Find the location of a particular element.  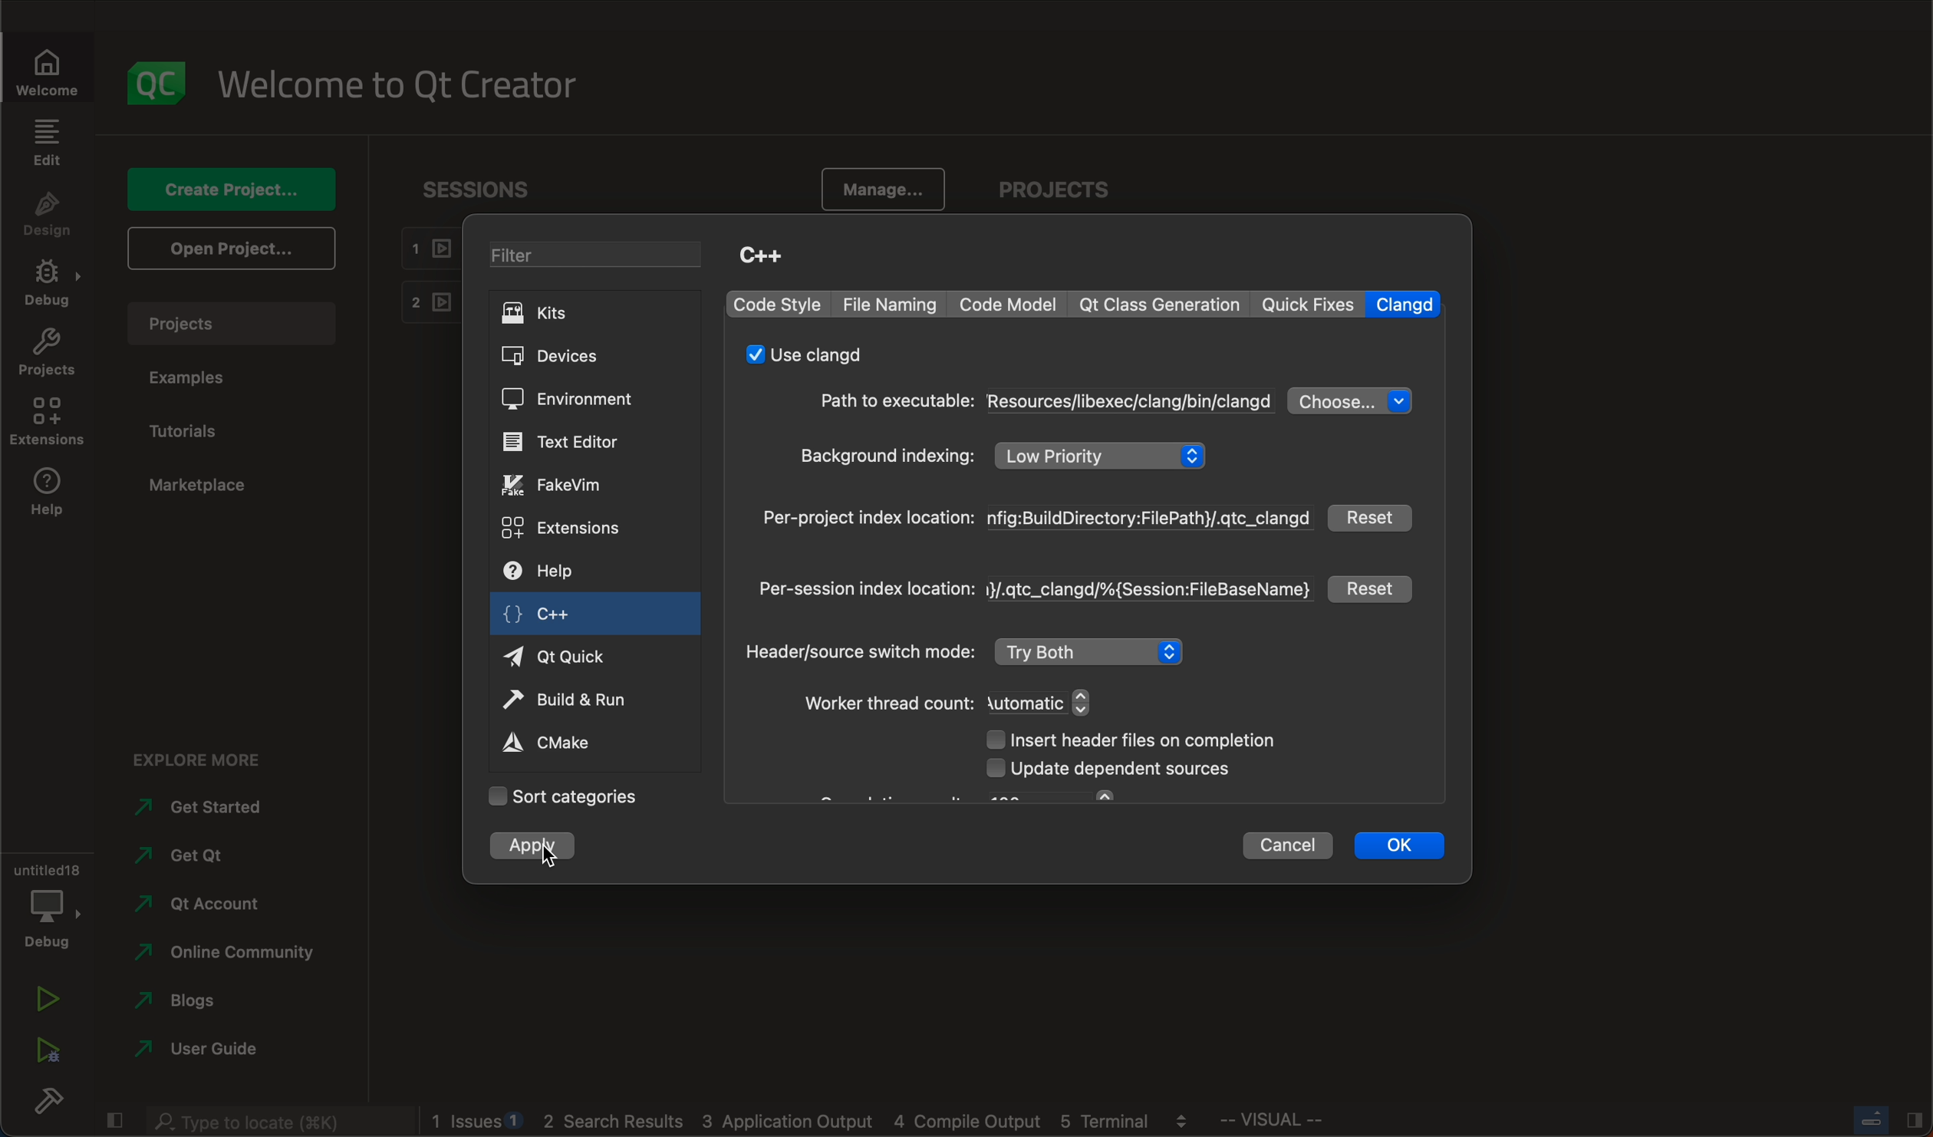

tutorials is located at coordinates (196, 426).